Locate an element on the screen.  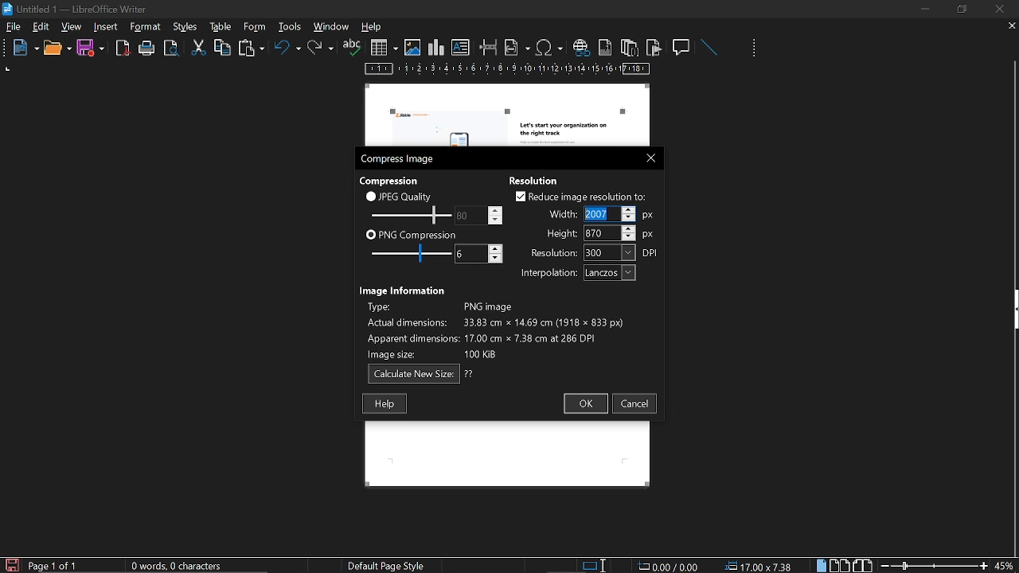
png compression is located at coordinates (412, 234).